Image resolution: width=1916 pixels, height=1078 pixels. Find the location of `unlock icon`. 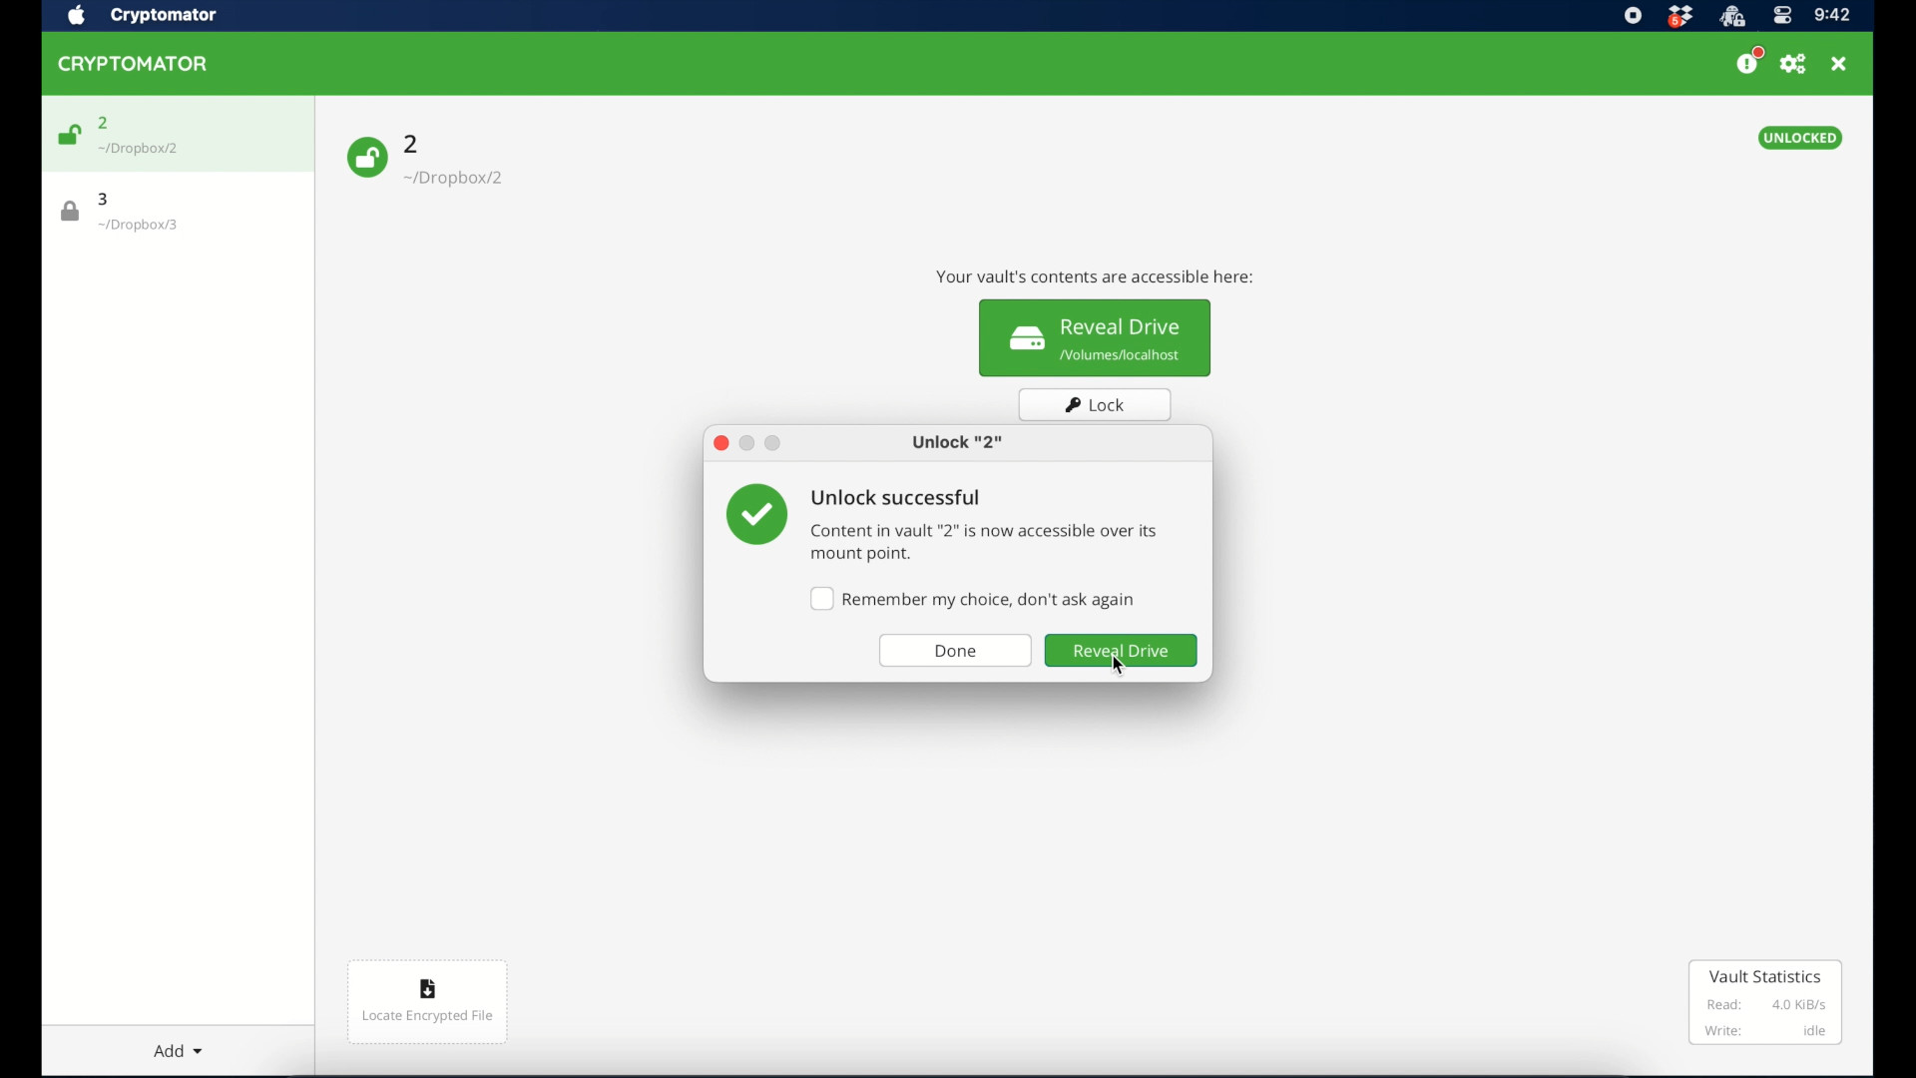

unlock icon is located at coordinates (367, 158).